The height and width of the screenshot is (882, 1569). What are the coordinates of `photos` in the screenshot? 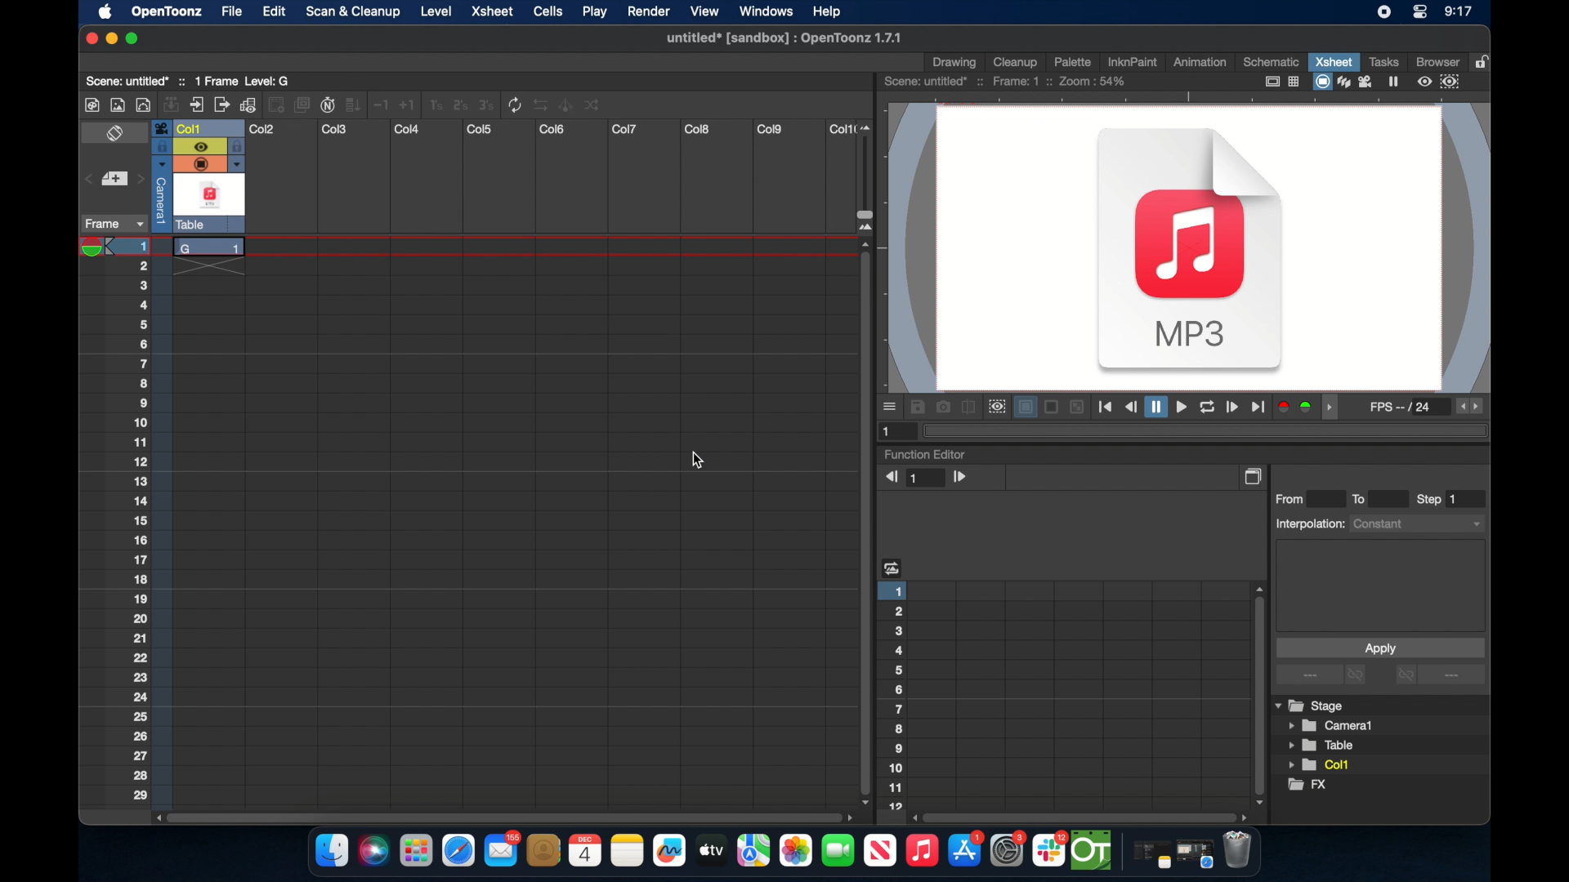 It's located at (795, 851).